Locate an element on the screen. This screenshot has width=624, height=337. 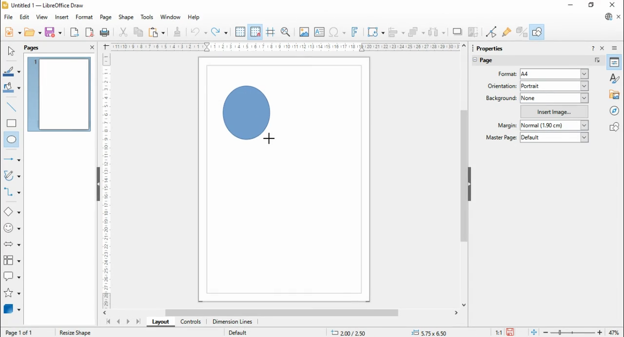
insert image is located at coordinates (555, 111).